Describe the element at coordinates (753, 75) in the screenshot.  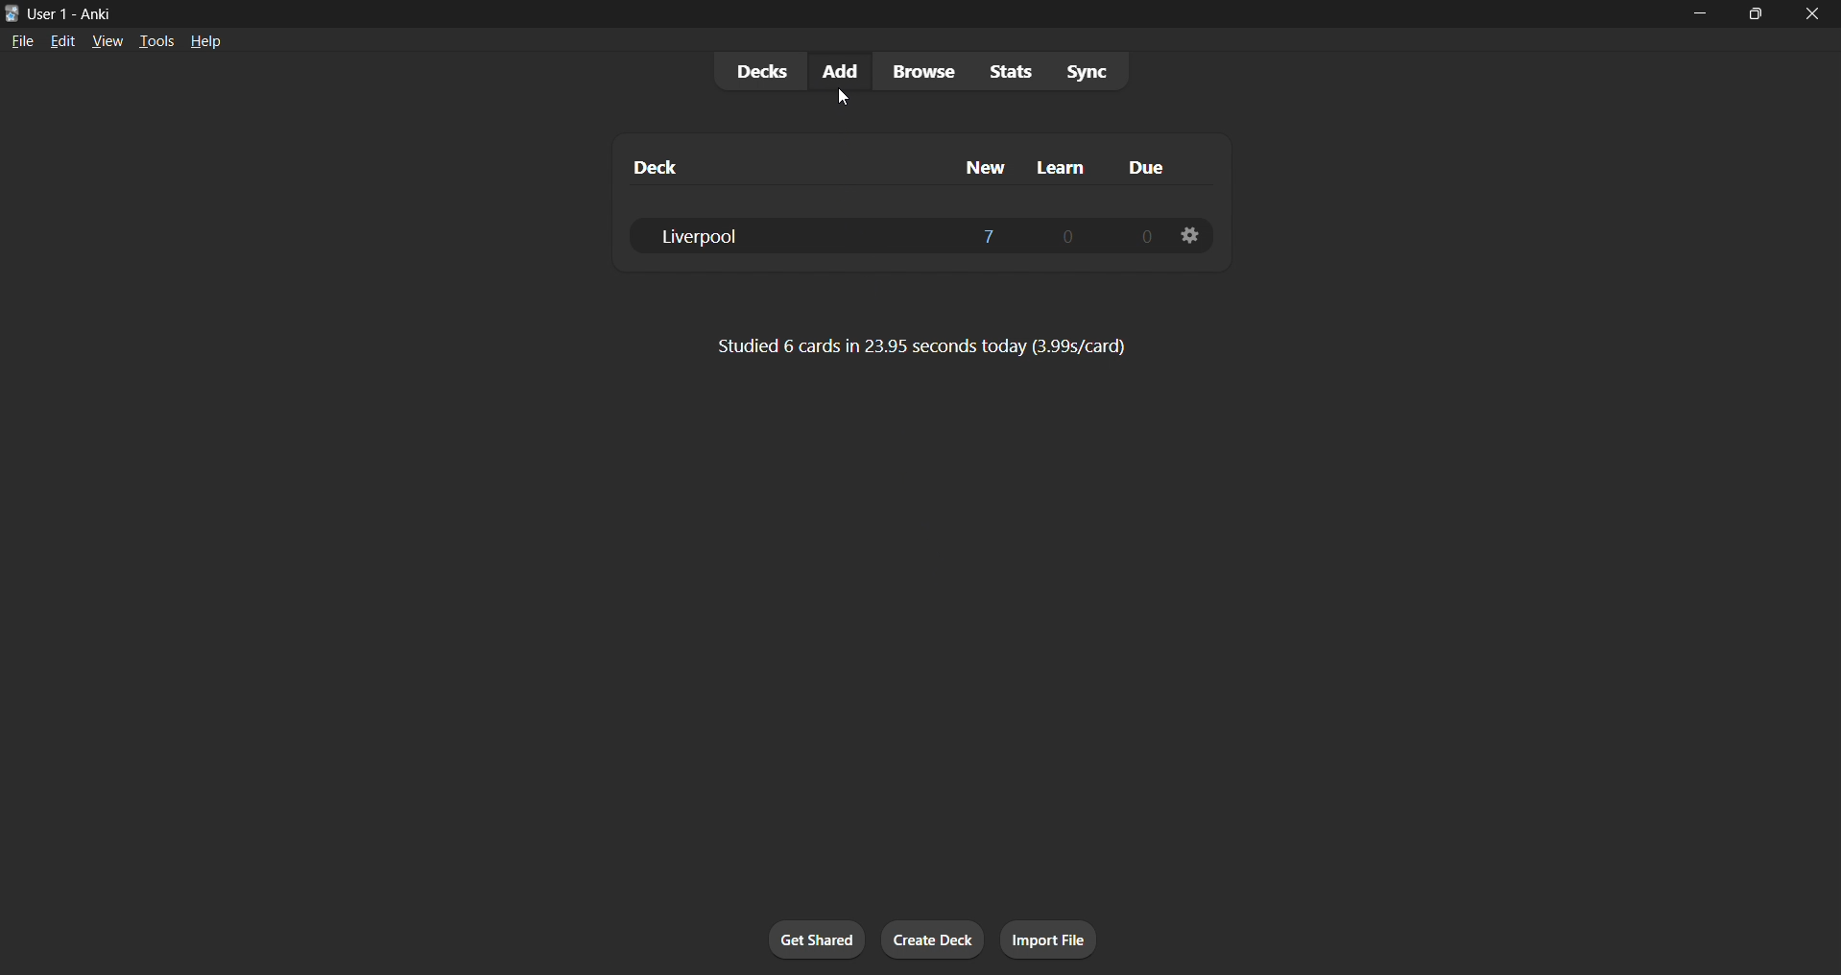
I see `decks` at that location.